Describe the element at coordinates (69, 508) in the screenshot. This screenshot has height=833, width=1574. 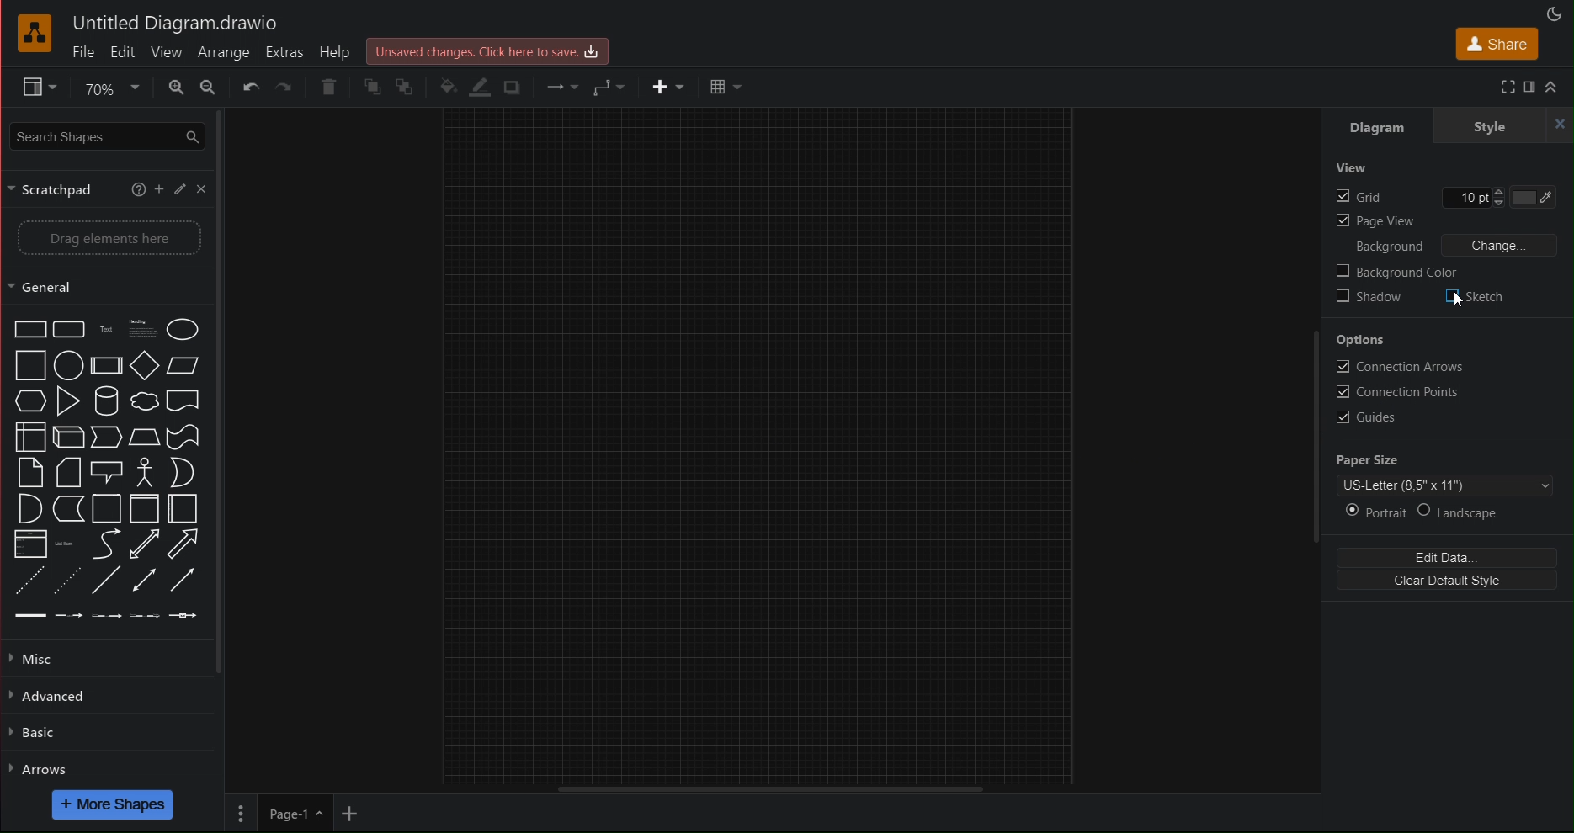
I see `data storage` at that location.